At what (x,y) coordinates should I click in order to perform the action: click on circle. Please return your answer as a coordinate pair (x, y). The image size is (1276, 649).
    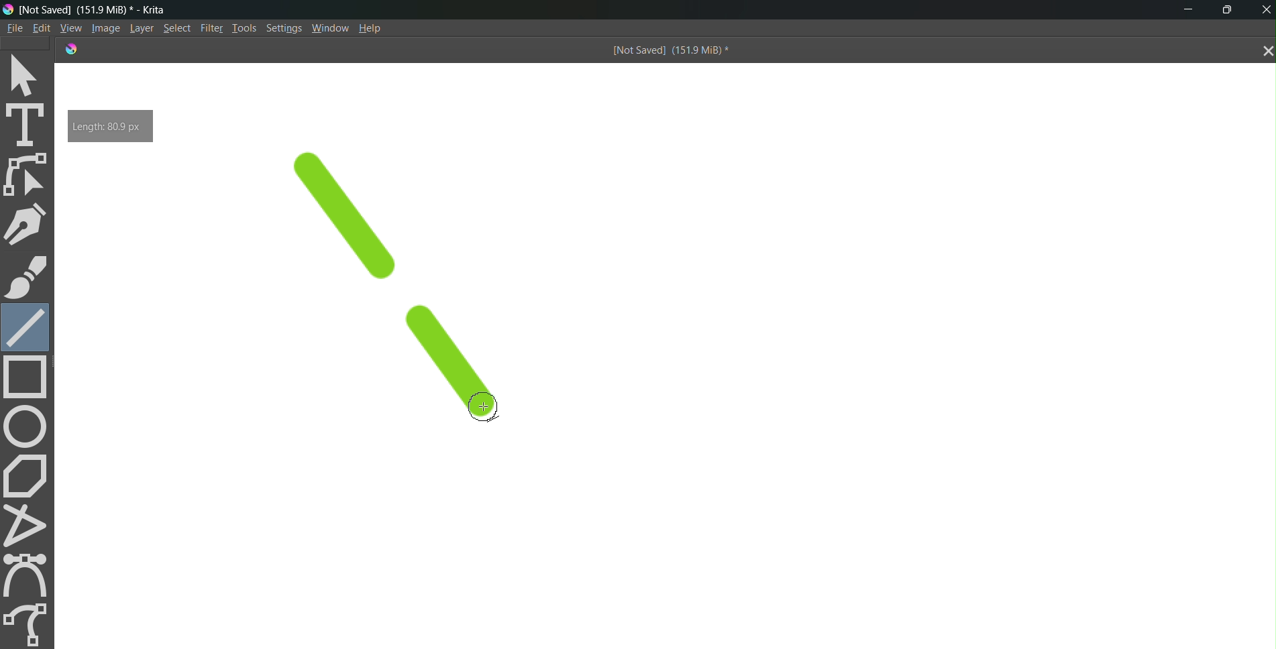
    Looking at the image, I should click on (27, 426).